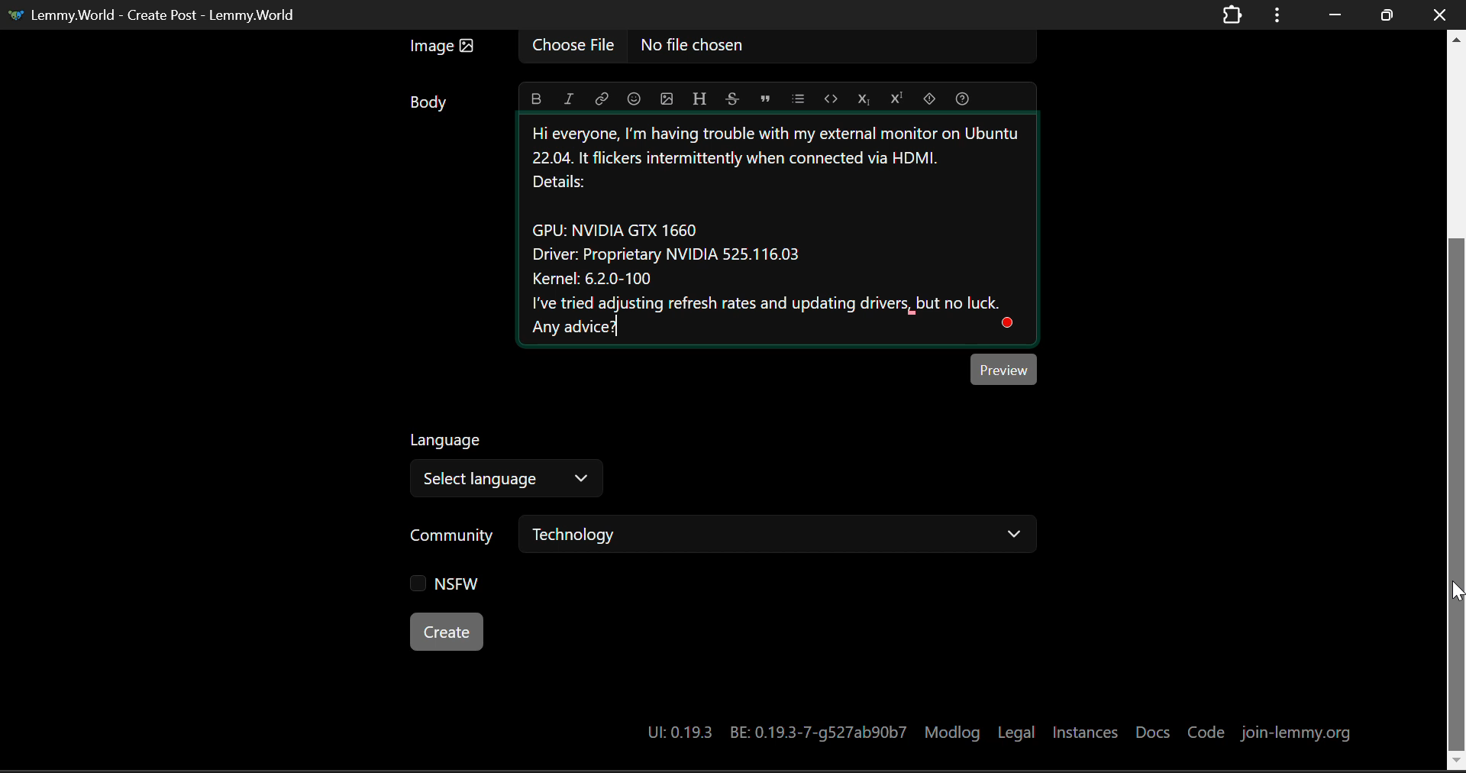 This screenshot has height=773, width=1466. I want to click on Insert Emoji, so click(633, 98).